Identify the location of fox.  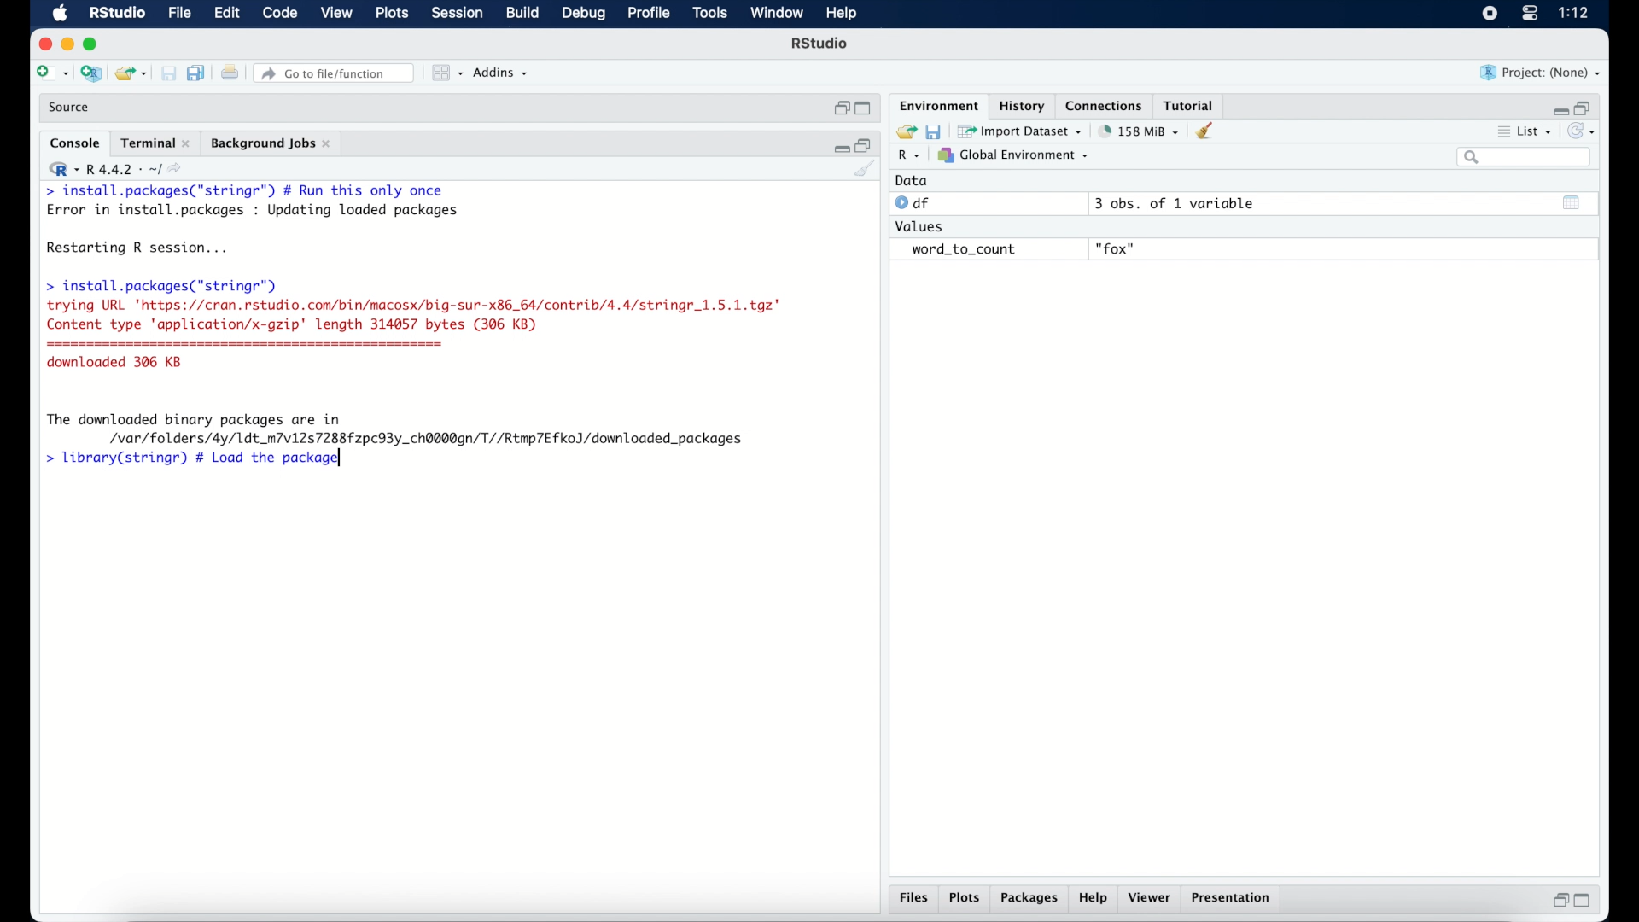
(1117, 249).